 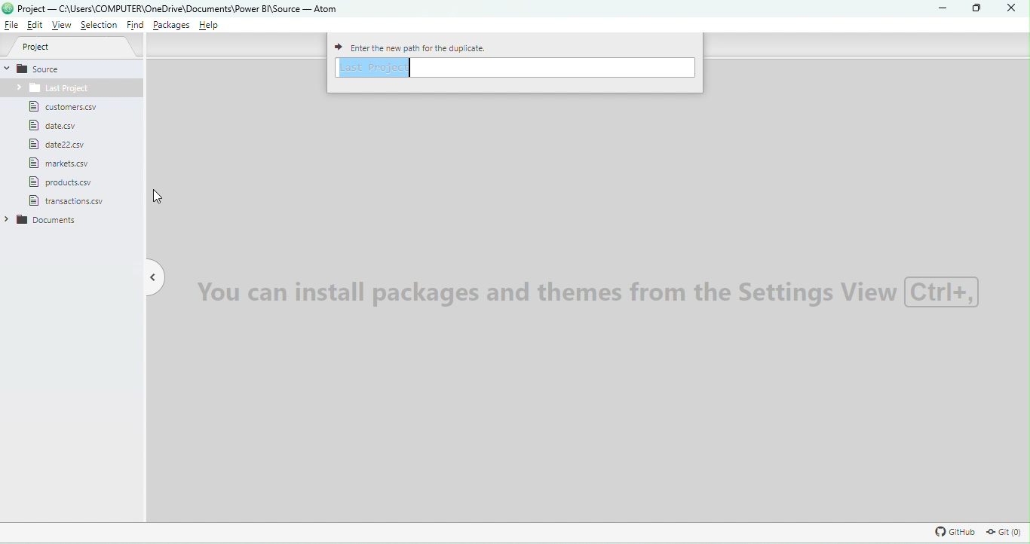 I want to click on Toggle tree view, so click(x=152, y=276).